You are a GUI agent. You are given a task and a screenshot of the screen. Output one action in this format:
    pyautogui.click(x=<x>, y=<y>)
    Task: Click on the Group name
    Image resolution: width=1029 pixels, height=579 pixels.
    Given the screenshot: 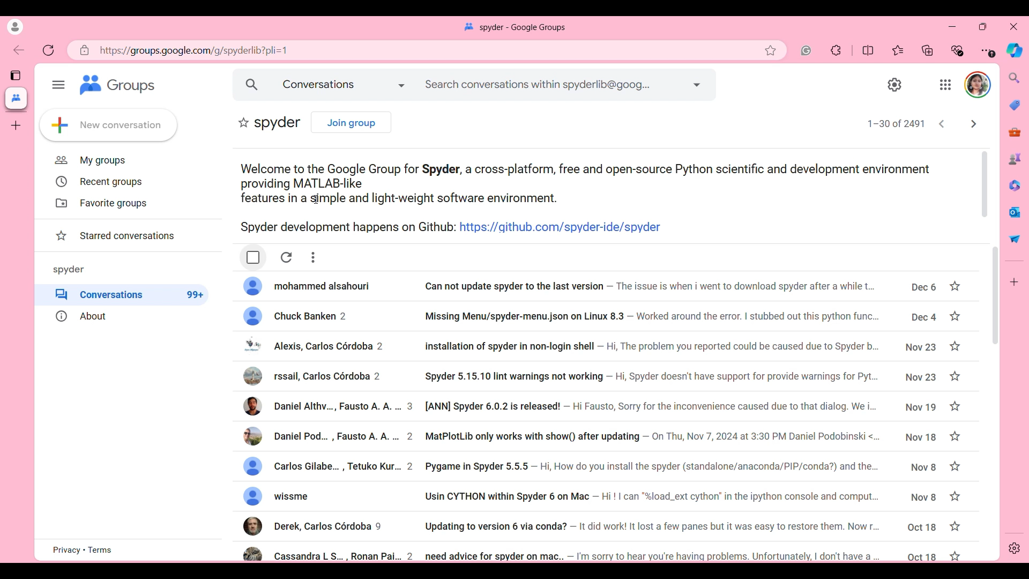 What is the action you would take?
    pyautogui.click(x=278, y=123)
    